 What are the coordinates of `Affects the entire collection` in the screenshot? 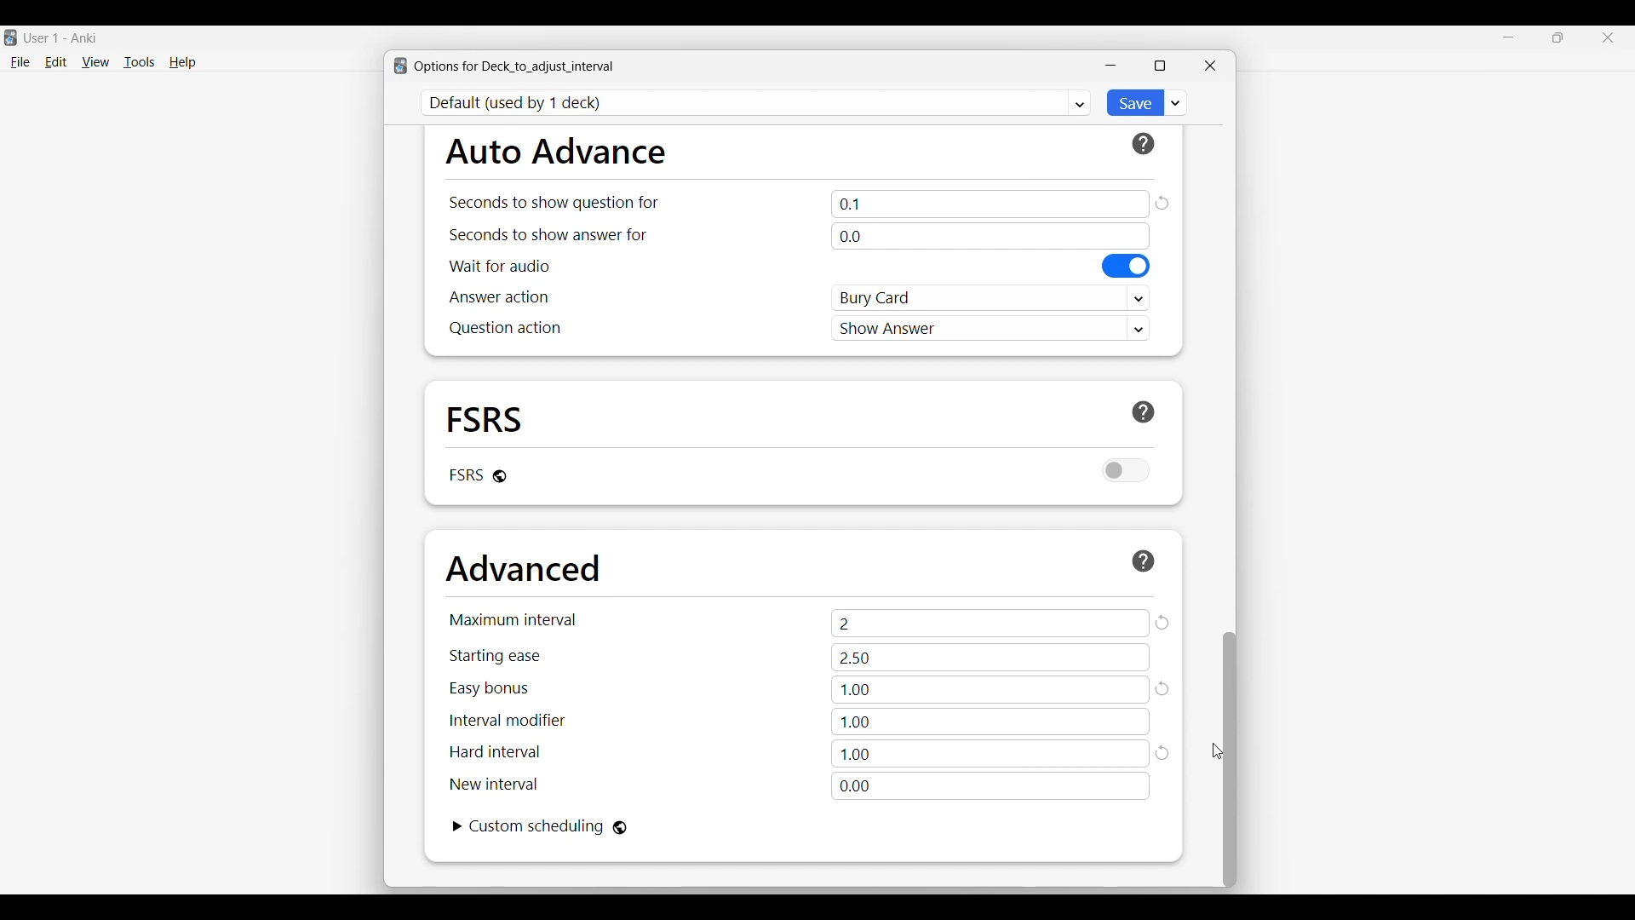 It's located at (500, 476).